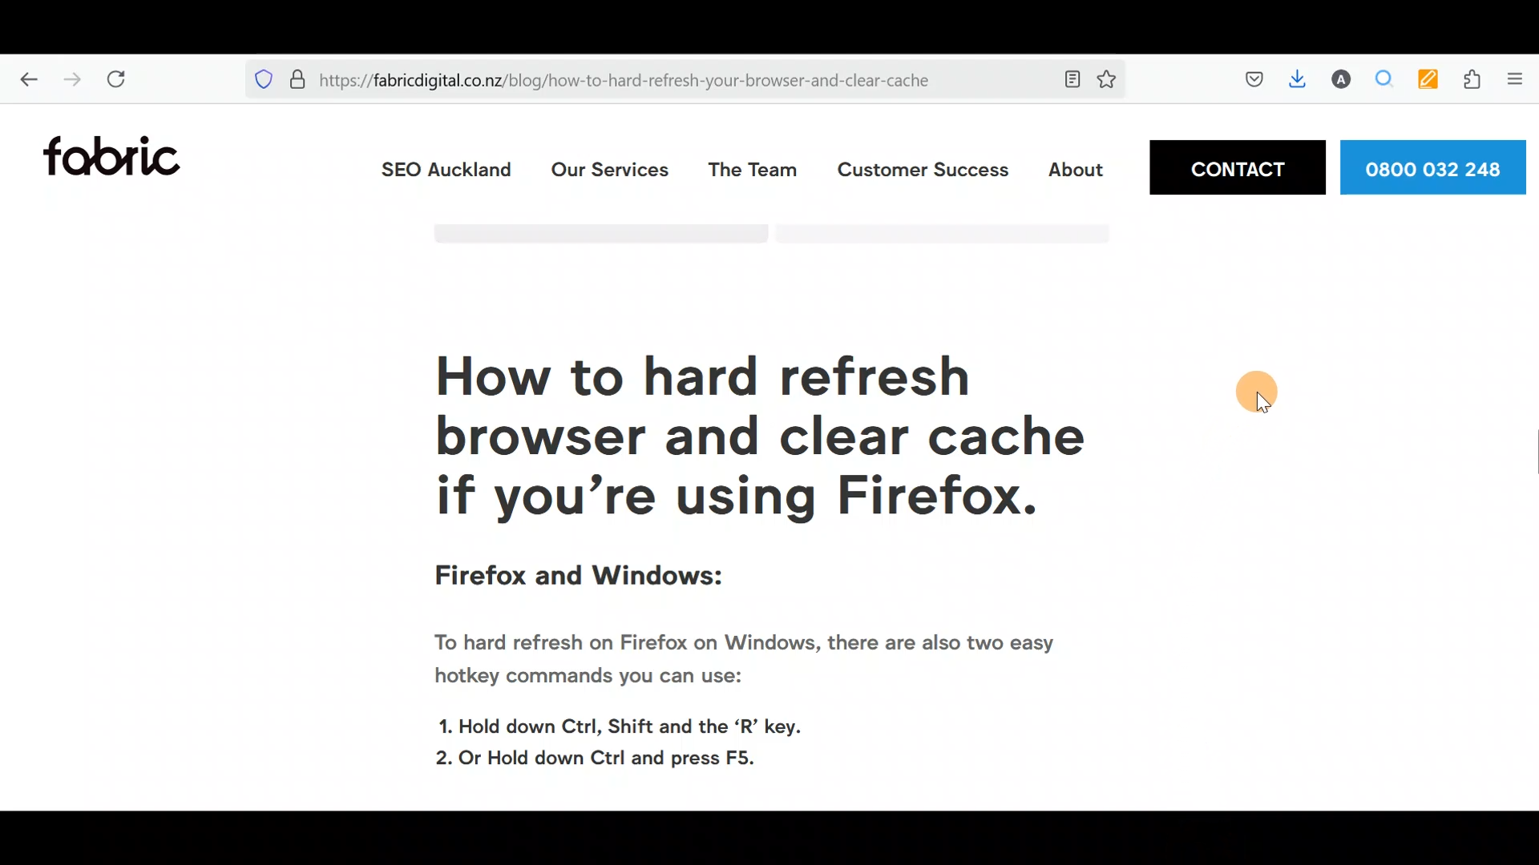  What do you see at coordinates (607, 170) in the screenshot?
I see `Our services` at bounding box center [607, 170].